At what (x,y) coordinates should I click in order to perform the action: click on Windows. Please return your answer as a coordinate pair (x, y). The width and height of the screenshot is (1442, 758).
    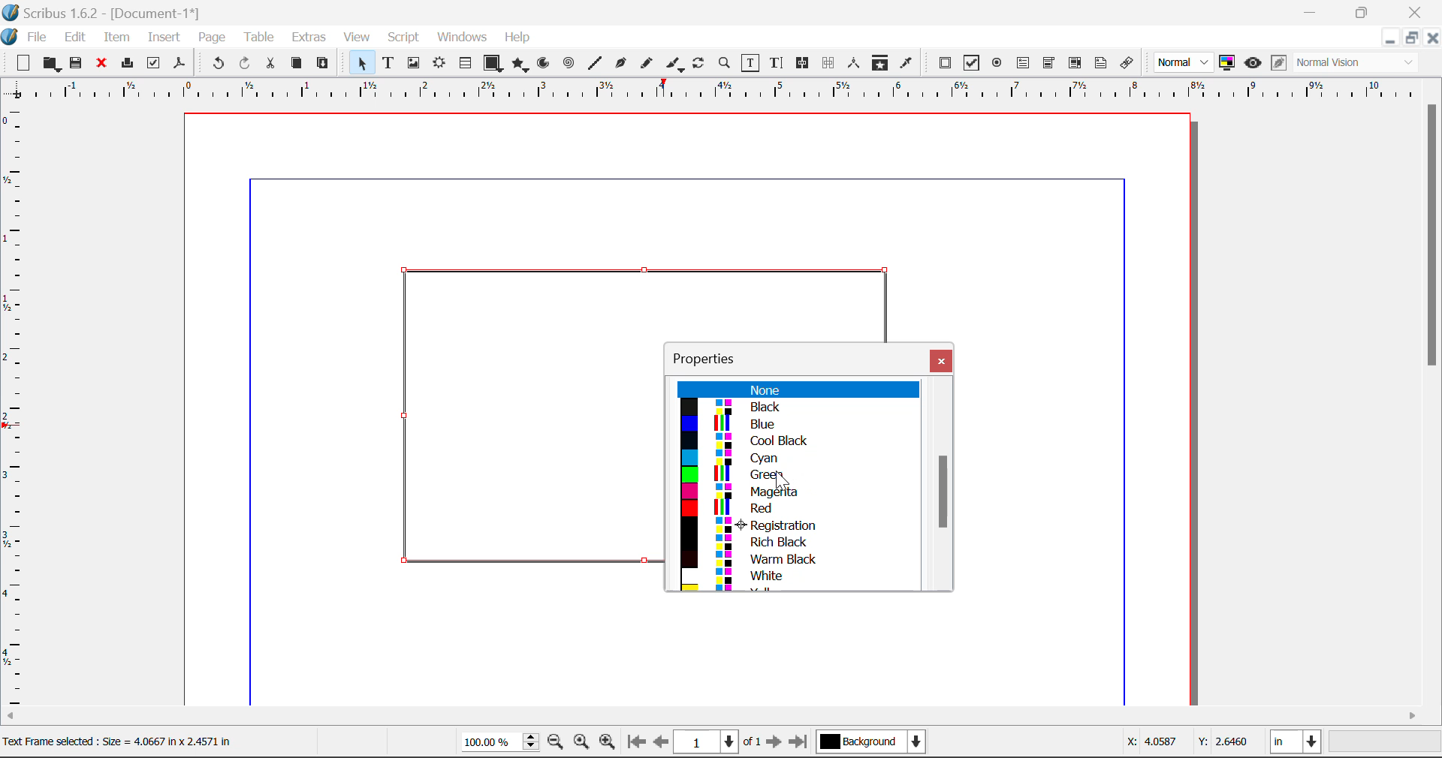
    Looking at the image, I should click on (461, 38).